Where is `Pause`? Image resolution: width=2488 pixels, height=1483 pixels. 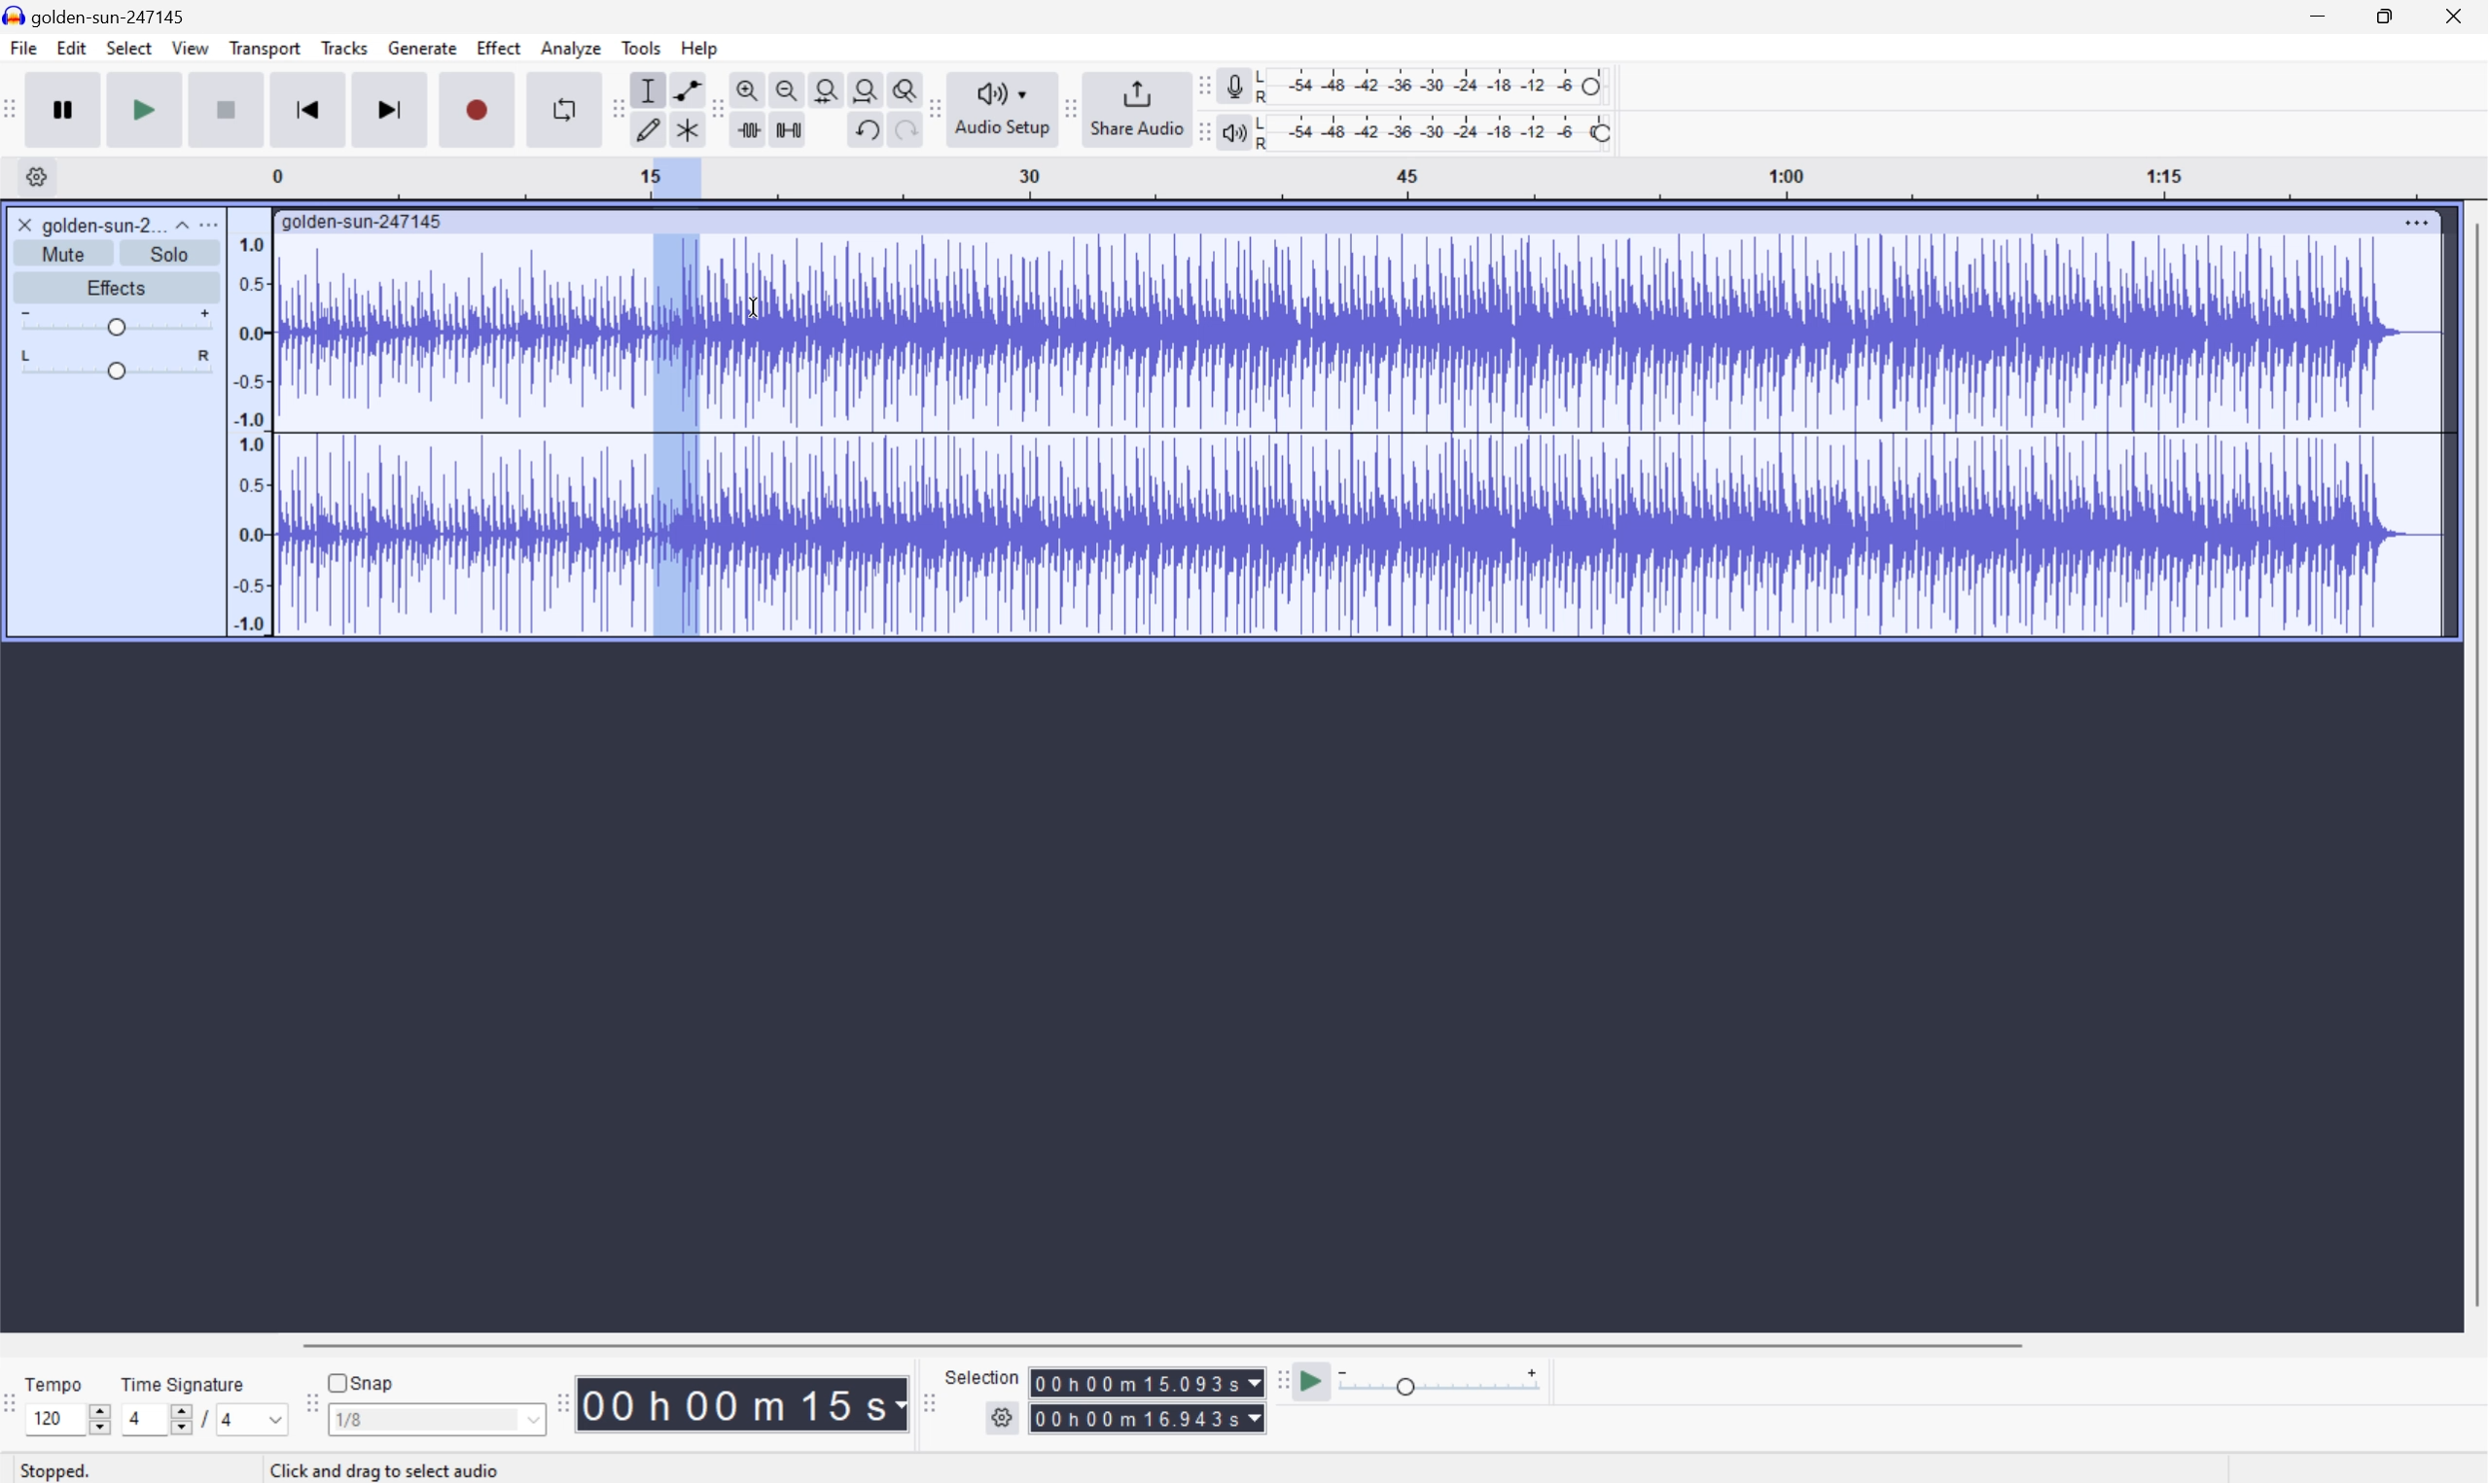
Pause is located at coordinates (62, 109).